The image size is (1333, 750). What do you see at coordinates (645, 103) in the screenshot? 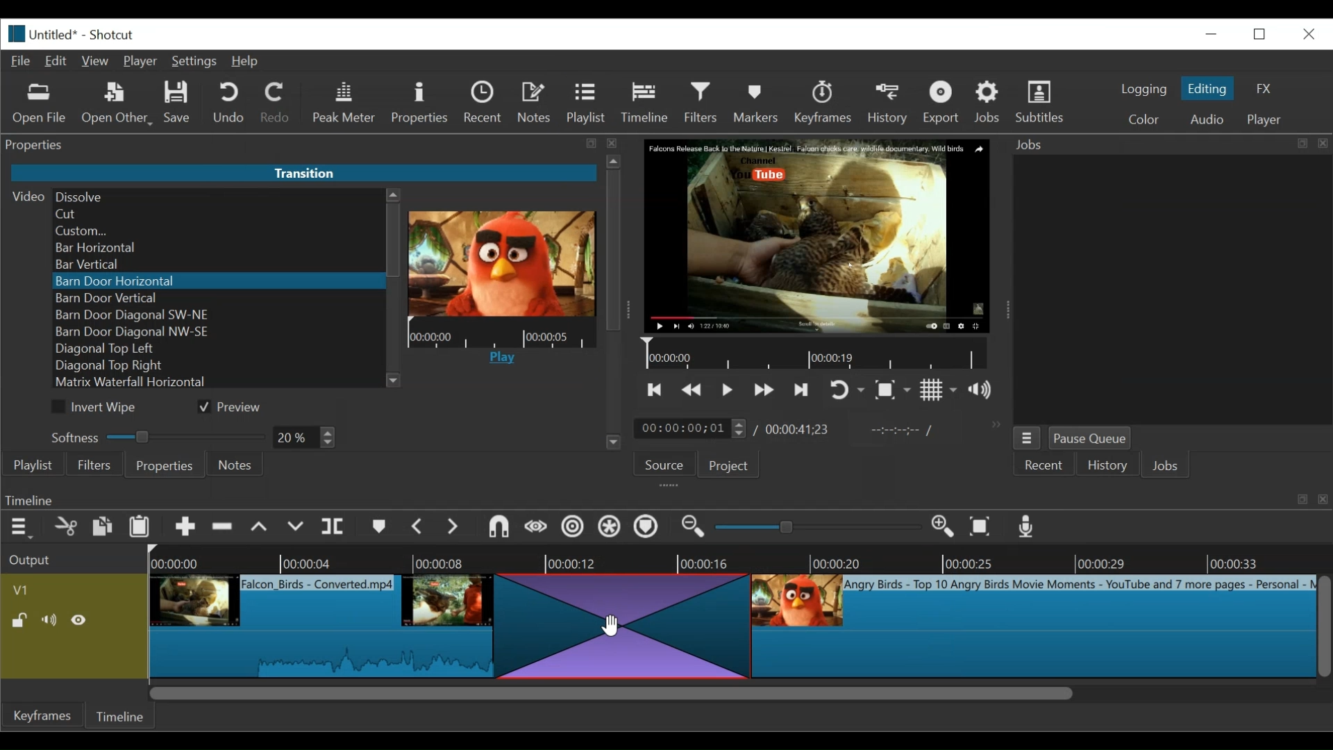
I see `Timeline` at bounding box center [645, 103].